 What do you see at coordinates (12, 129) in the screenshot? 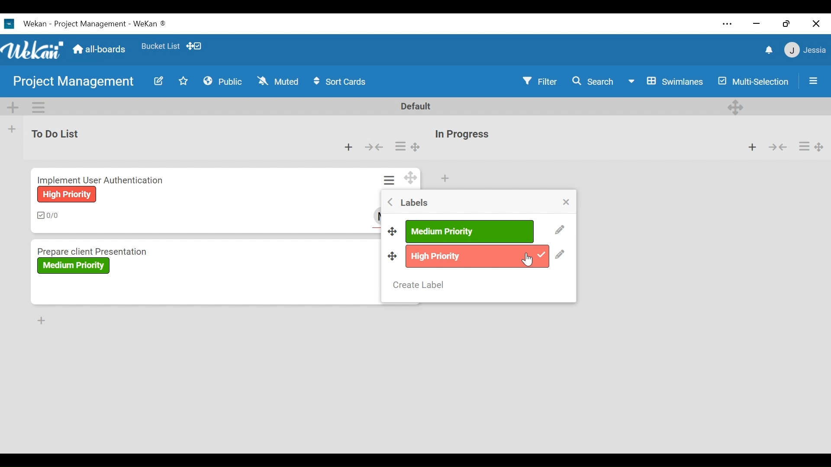
I see `Add list` at bounding box center [12, 129].